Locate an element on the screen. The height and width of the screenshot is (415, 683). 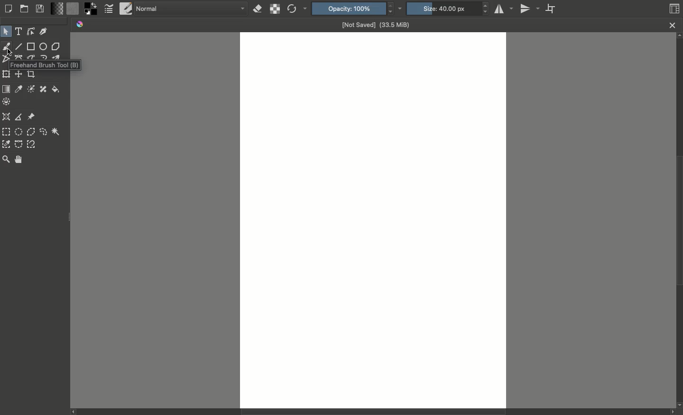
scroll right is located at coordinates (671, 412).